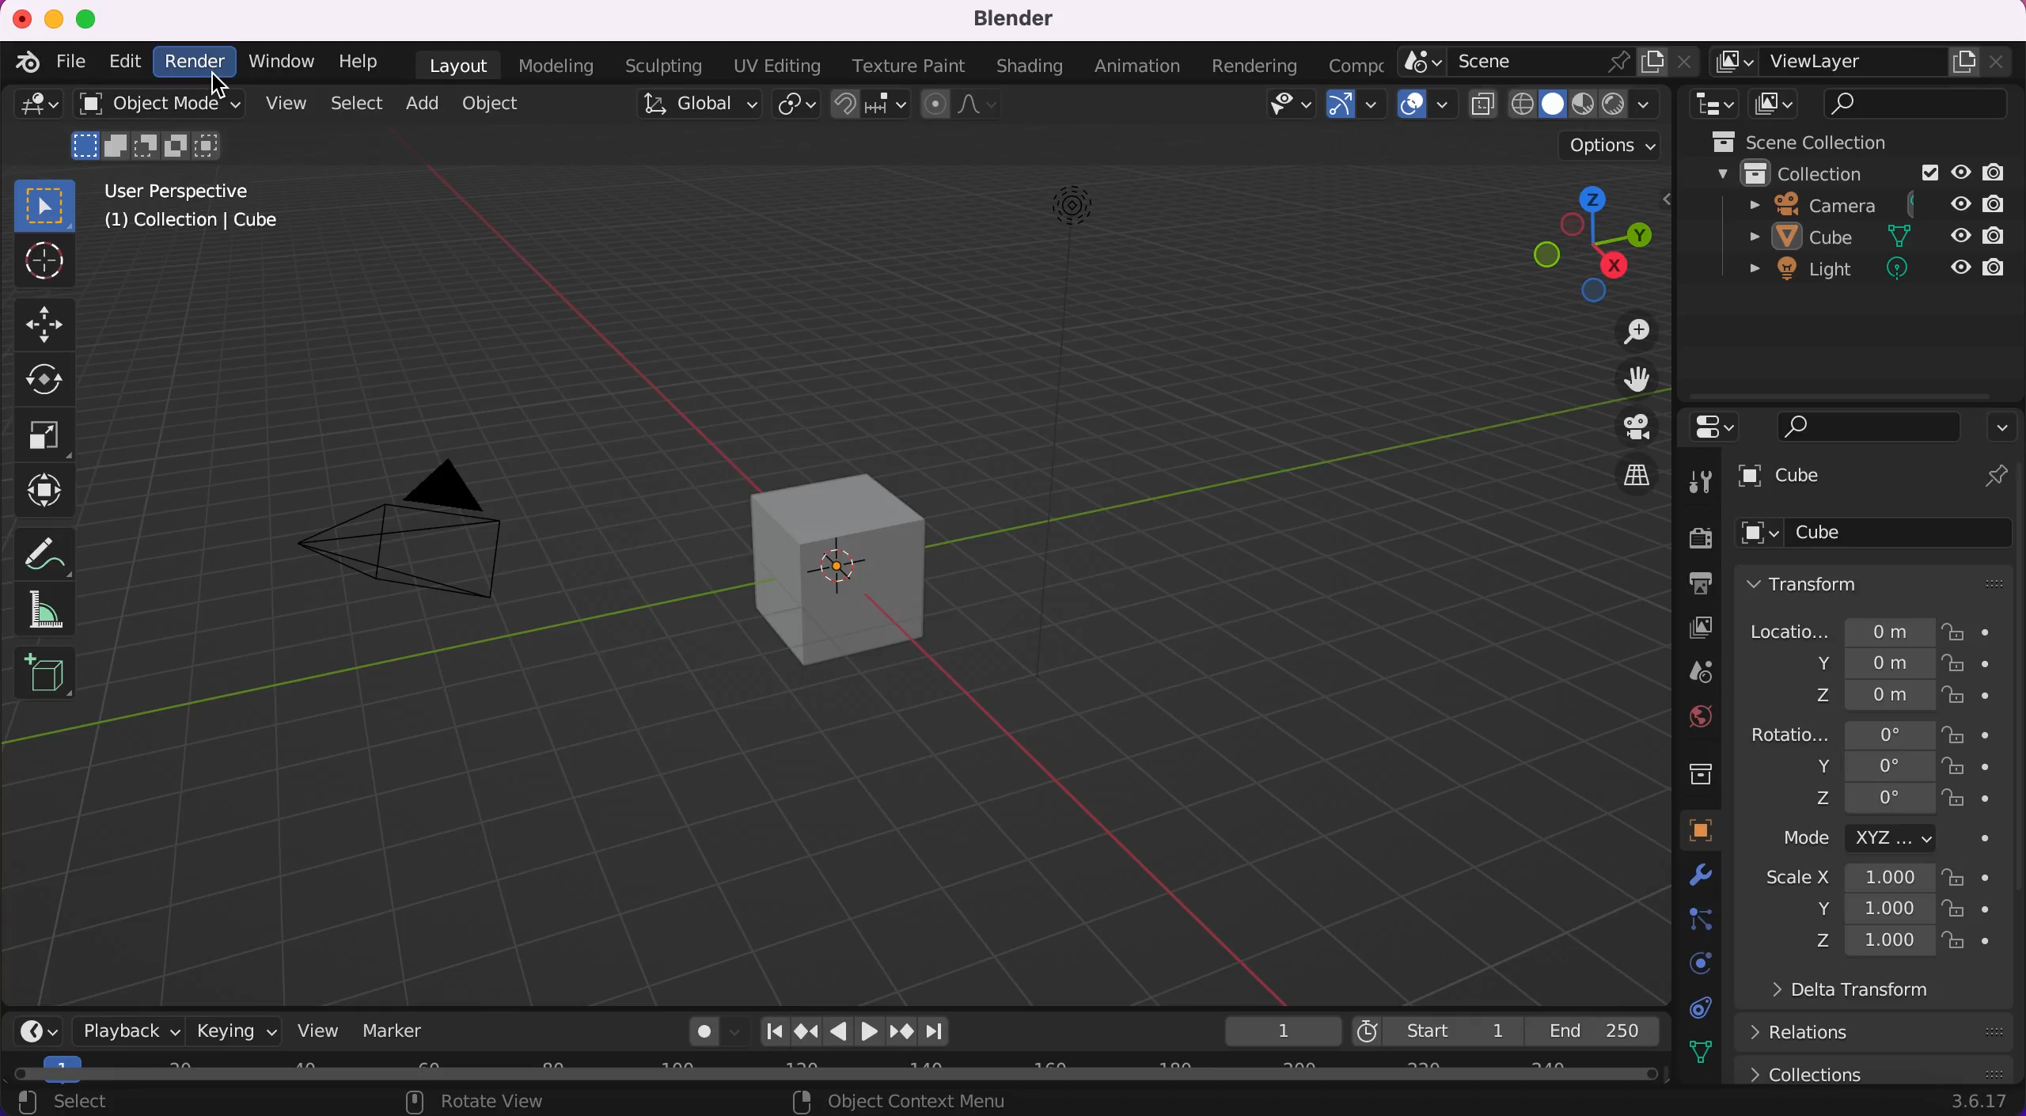 Image resolution: width=2026 pixels, height=1116 pixels. What do you see at coordinates (1689, 670) in the screenshot?
I see `scene` at bounding box center [1689, 670].